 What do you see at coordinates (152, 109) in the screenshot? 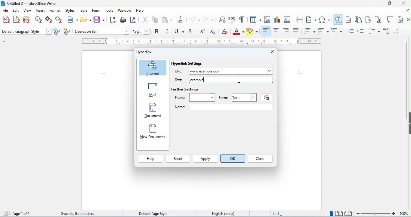
I see `Document` at bounding box center [152, 109].